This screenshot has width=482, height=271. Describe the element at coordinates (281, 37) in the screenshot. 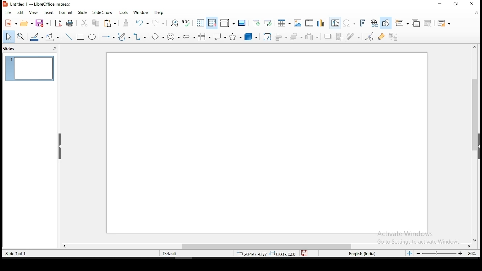

I see `align objects` at that location.